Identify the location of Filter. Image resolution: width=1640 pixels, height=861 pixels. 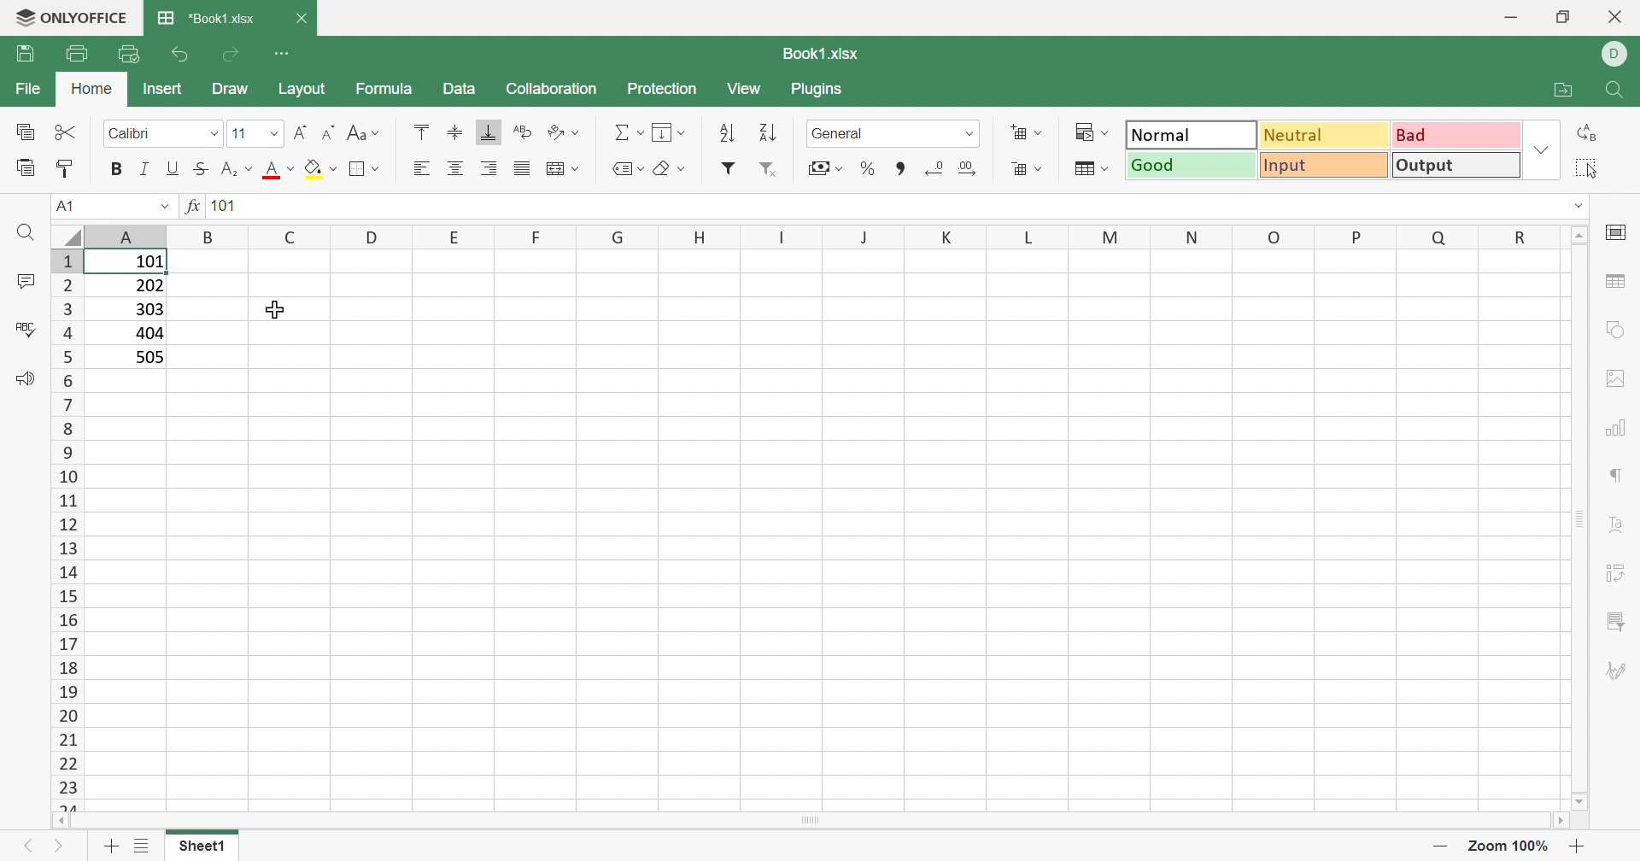
(729, 171).